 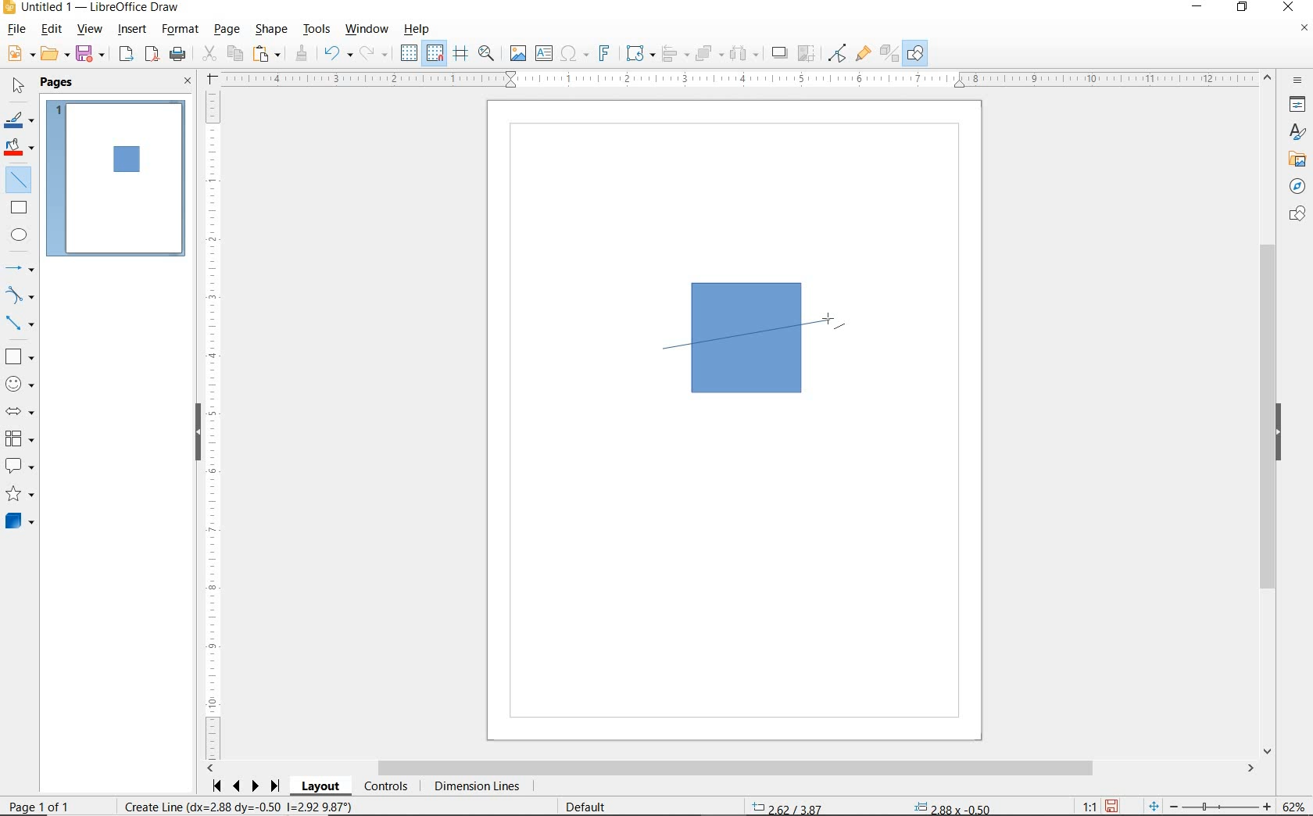 What do you see at coordinates (1295, 215) in the screenshot?
I see `SHAPES` at bounding box center [1295, 215].